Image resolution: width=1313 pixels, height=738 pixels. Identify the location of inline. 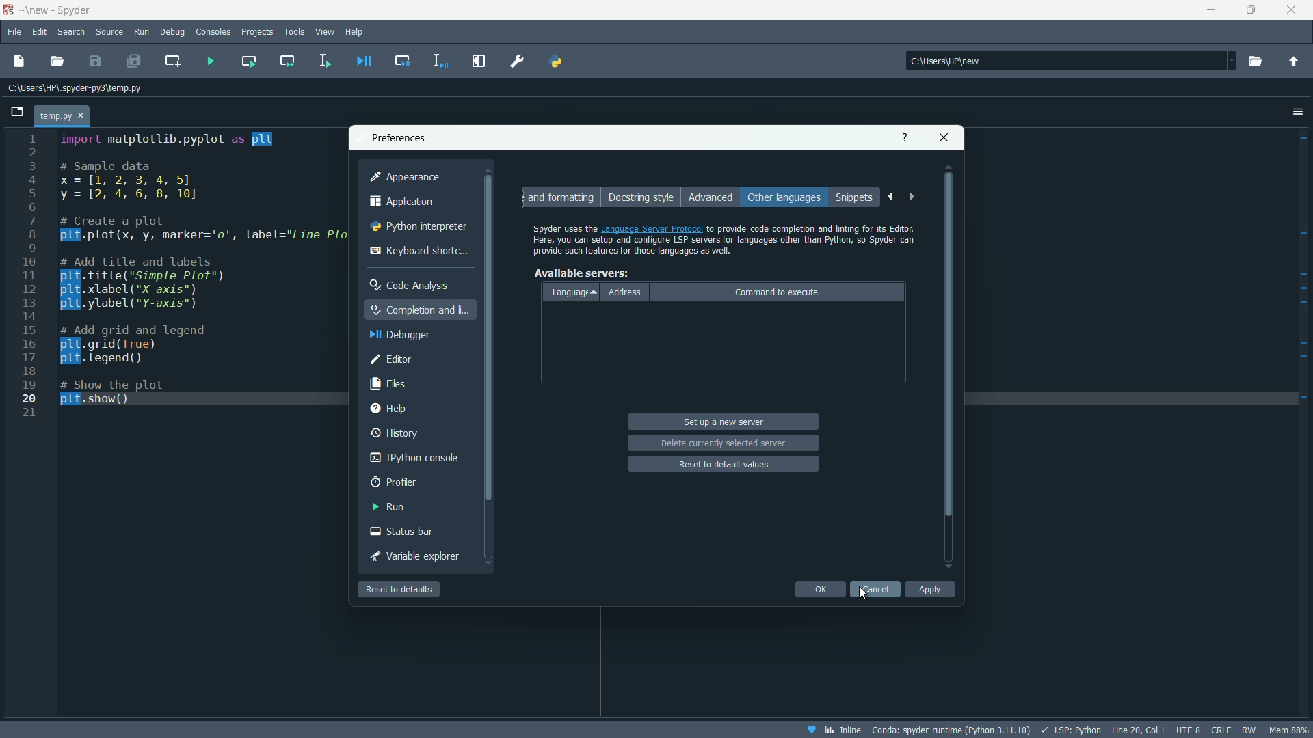
(832, 730).